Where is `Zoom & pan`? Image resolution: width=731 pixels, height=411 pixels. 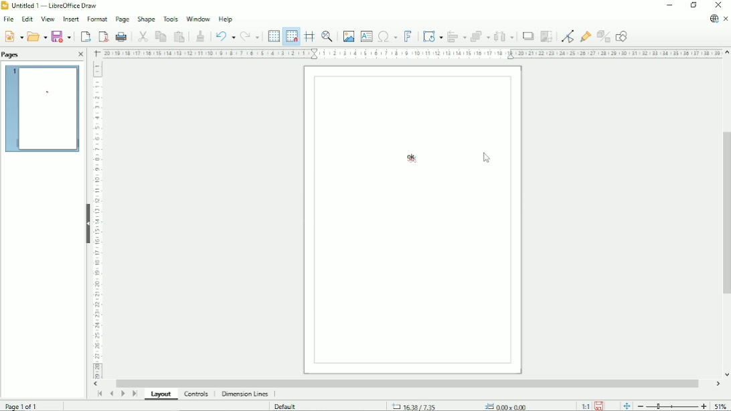
Zoom & pan is located at coordinates (326, 35).